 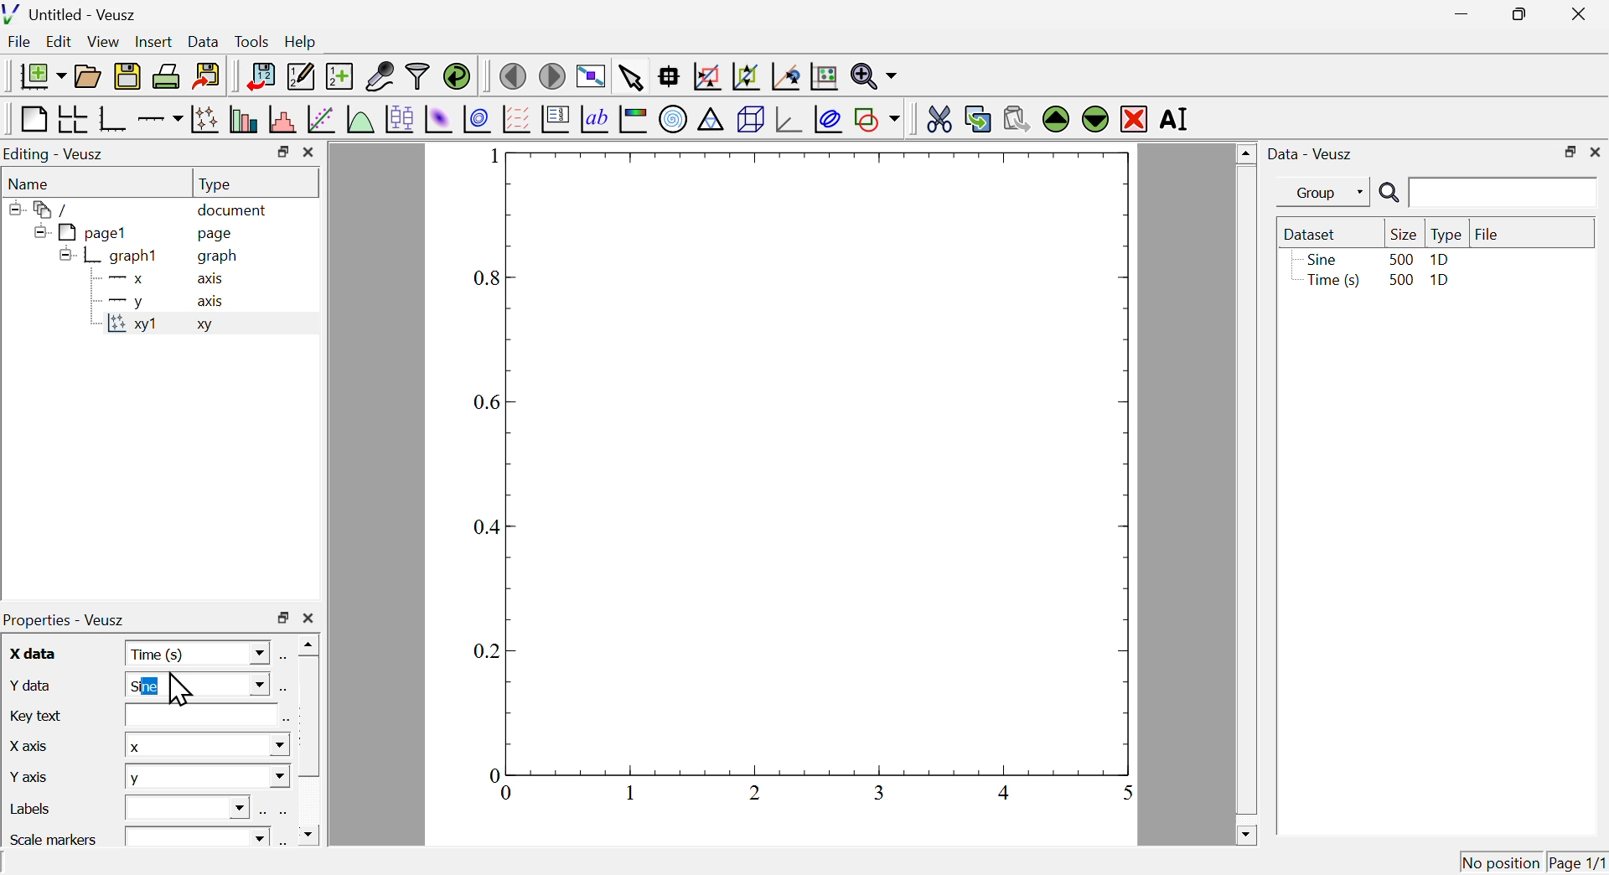 I want to click on reload linked datasets, so click(x=456, y=75).